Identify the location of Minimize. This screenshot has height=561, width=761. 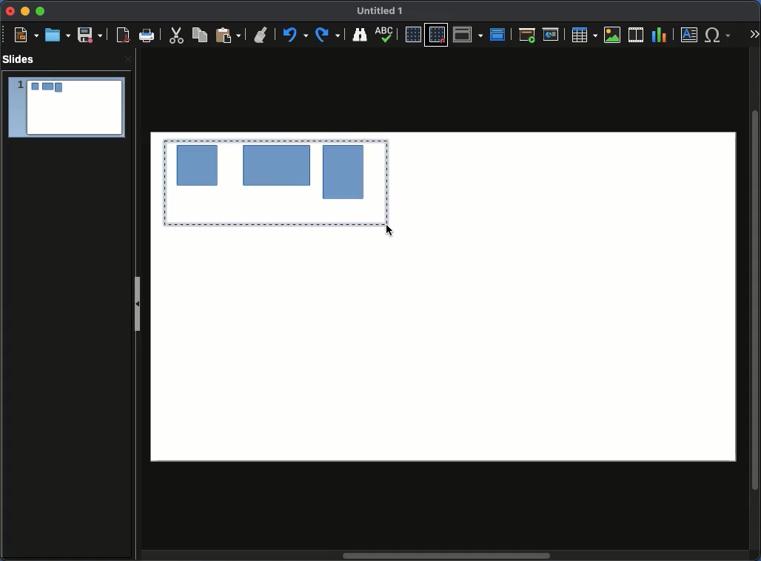
(24, 12).